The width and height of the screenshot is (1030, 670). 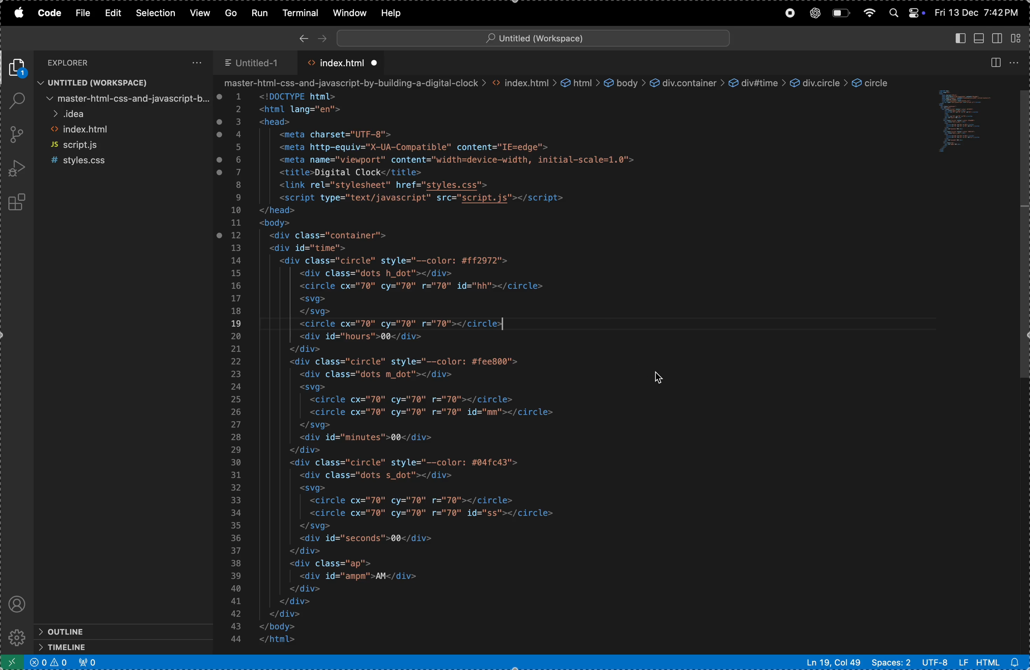 I want to click on search, so click(x=17, y=101).